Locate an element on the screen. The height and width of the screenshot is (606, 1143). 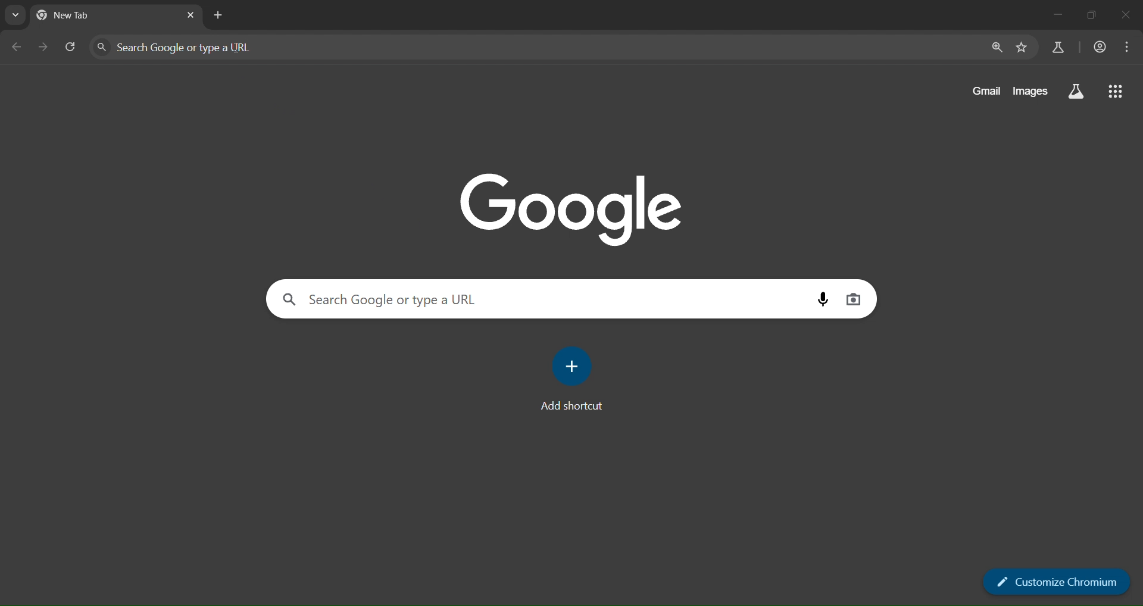
voice search is located at coordinates (820, 299).